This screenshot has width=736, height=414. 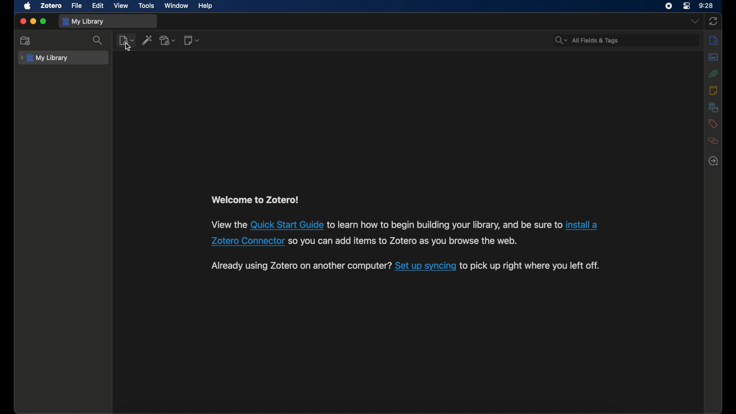 I want to click on time, so click(x=706, y=6).